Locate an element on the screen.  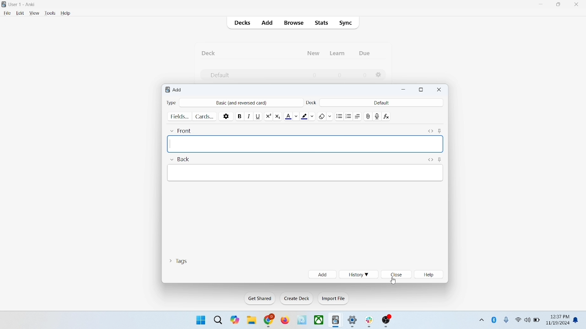
x-box is located at coordinates (319, 320).